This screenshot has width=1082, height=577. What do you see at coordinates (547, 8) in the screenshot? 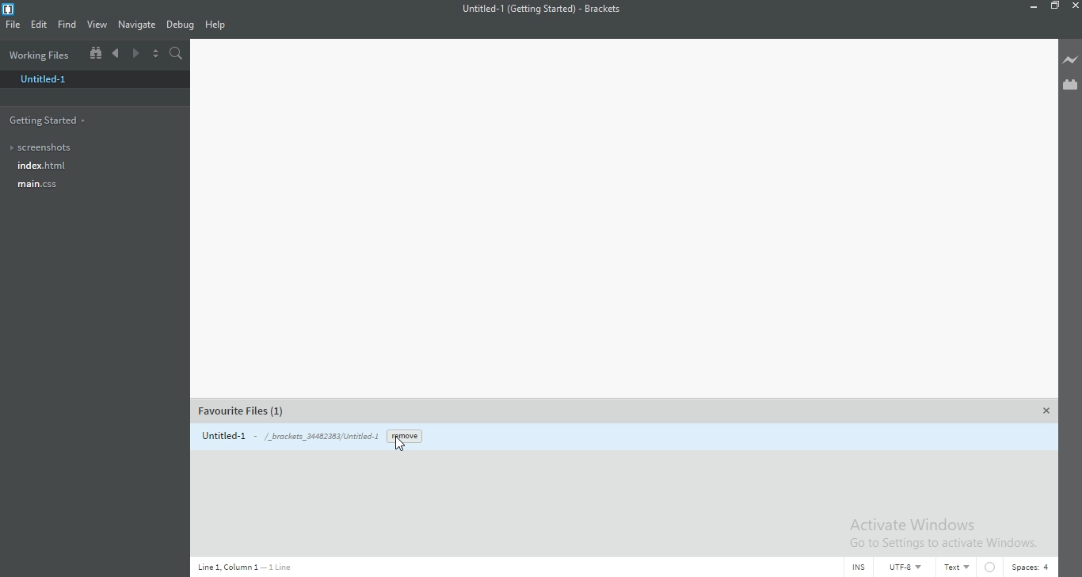
I see `file name` at bounding box center [547, 8].